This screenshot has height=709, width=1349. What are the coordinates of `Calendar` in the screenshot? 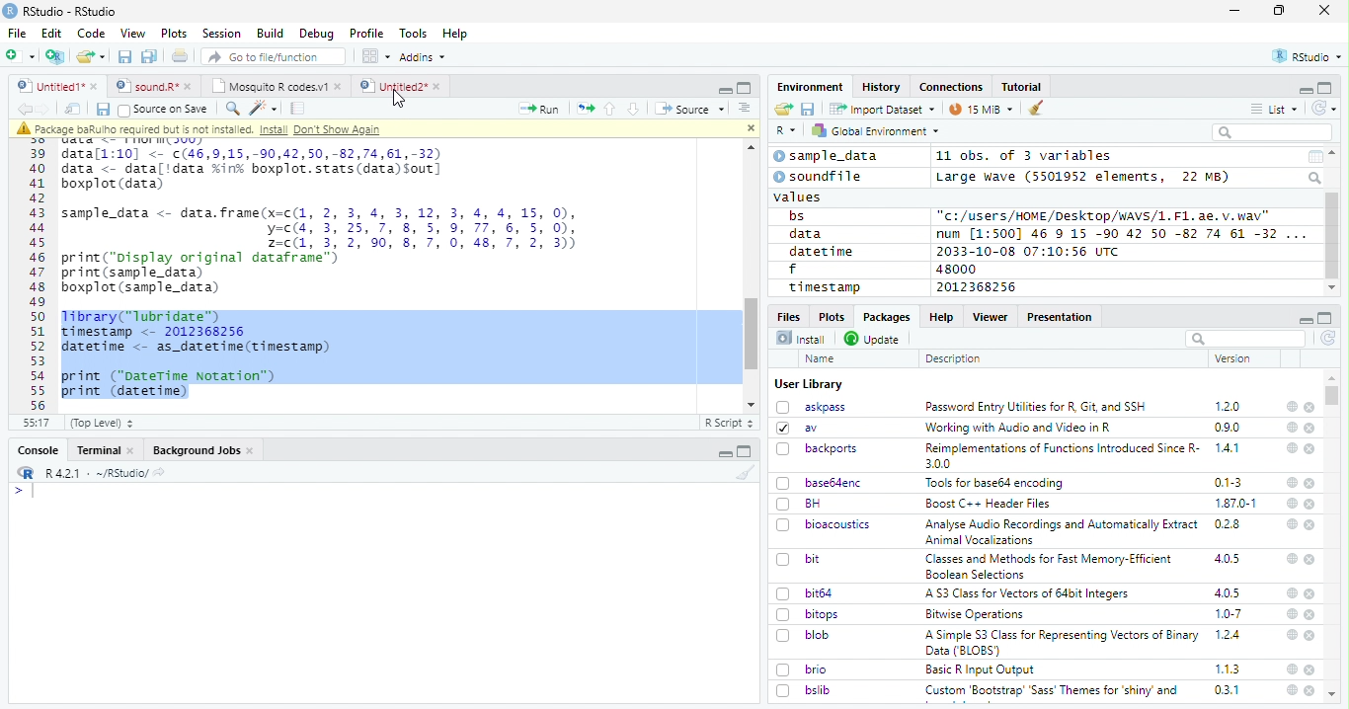 It's located at (1314, 157).